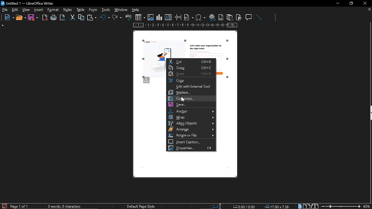 This screenshot has width=372, height=209. What do you see at coordinates (128, 17) in the screenshot?
I see `spelling` at bounding box center [128, 17].